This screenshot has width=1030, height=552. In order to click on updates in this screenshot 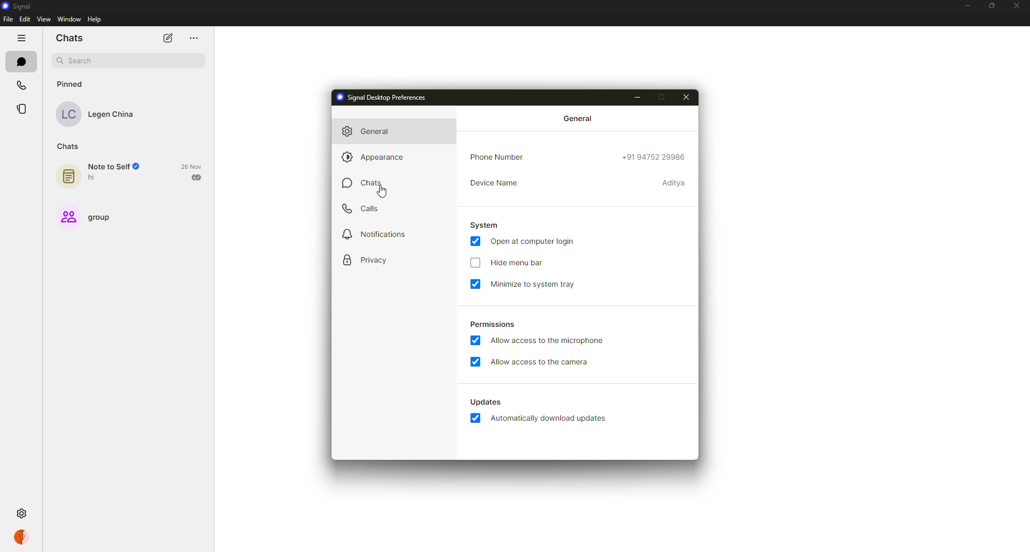, I will do `click(487, 402)`.